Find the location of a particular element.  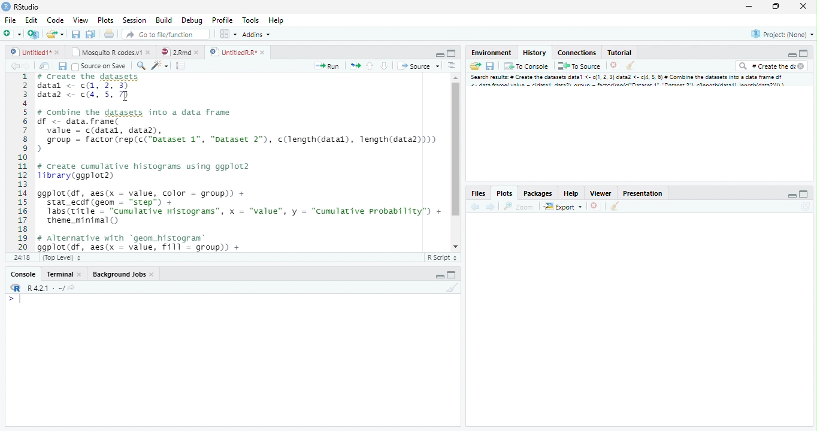

1:1 is located at coordinates (25, 257).